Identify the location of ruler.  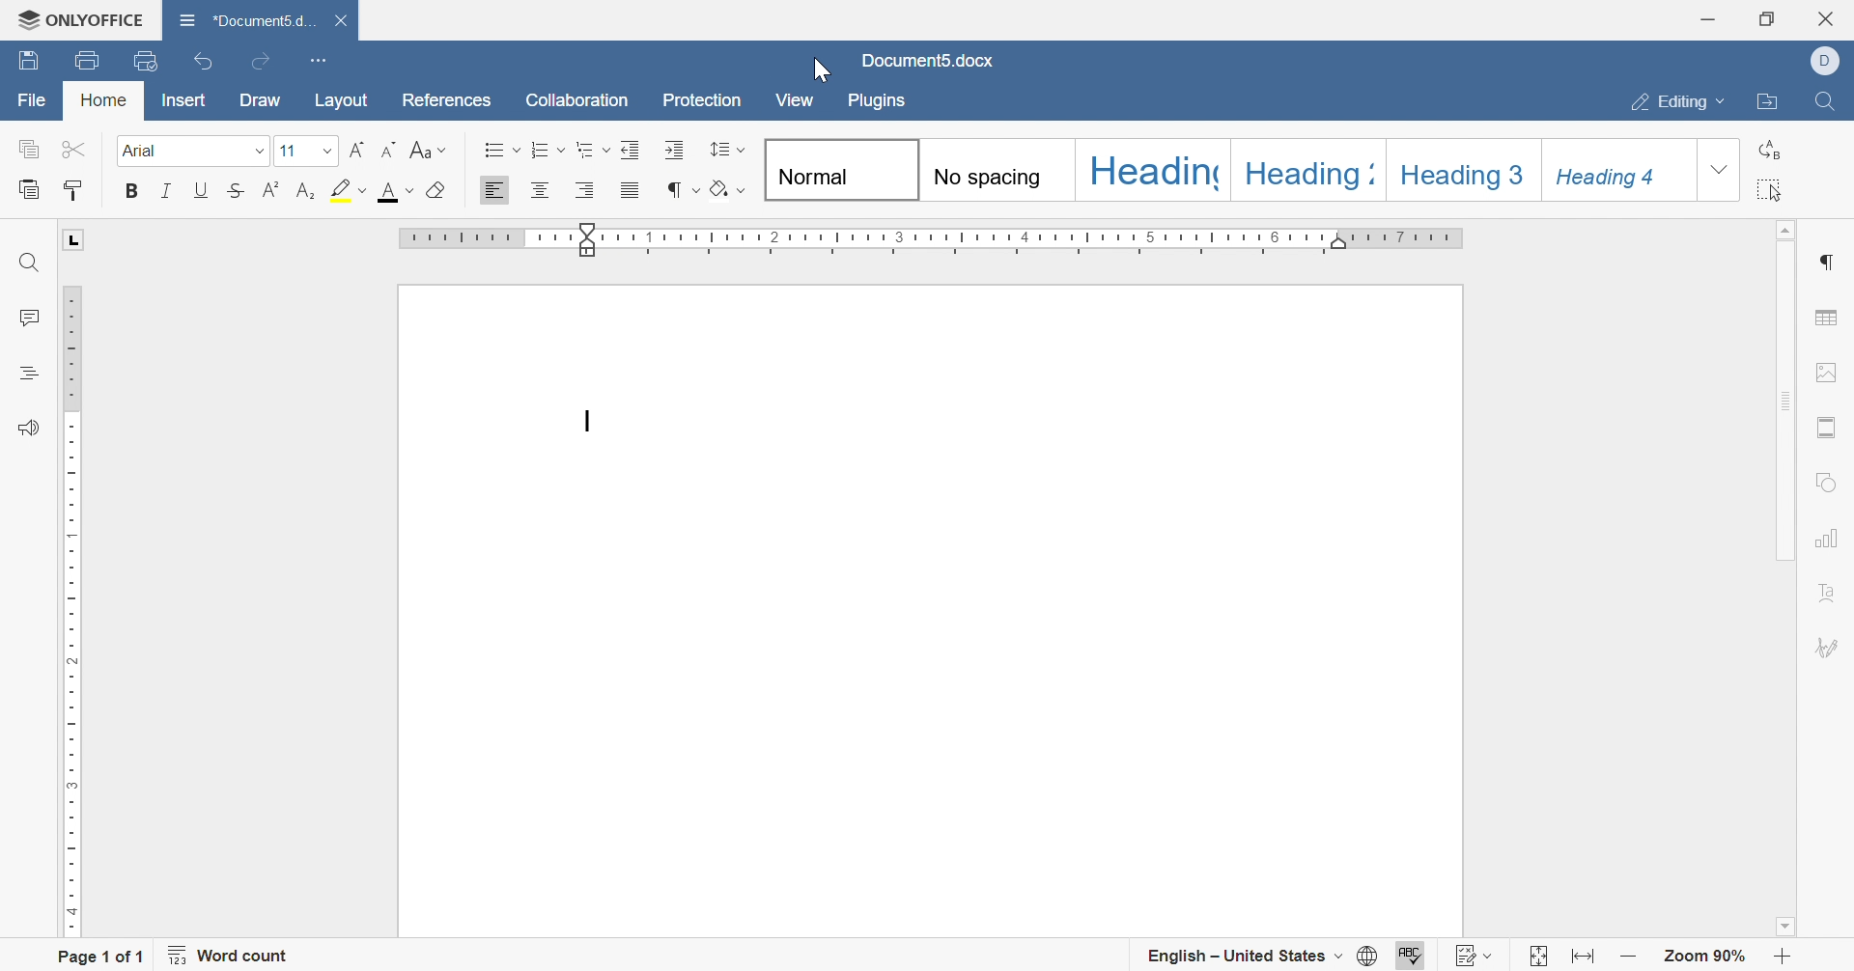
(1038, 239).